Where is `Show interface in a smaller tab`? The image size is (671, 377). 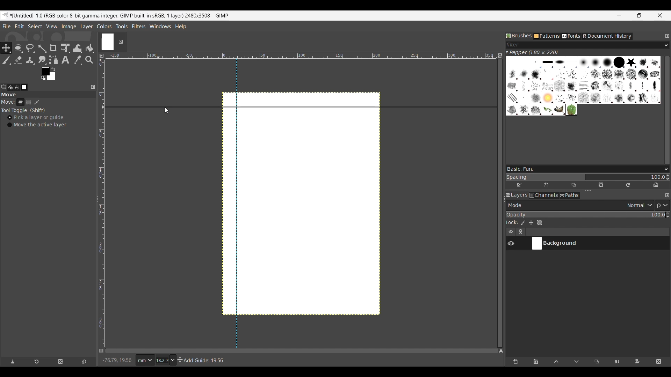
Show interface in a smaller tab is located at coordinates (639, 15).